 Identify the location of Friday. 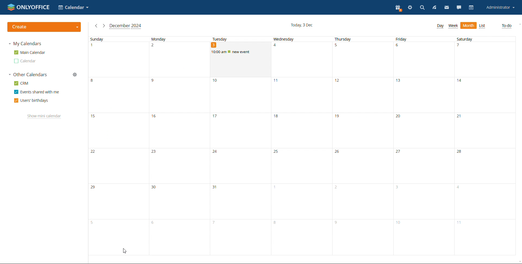
(422, 39).